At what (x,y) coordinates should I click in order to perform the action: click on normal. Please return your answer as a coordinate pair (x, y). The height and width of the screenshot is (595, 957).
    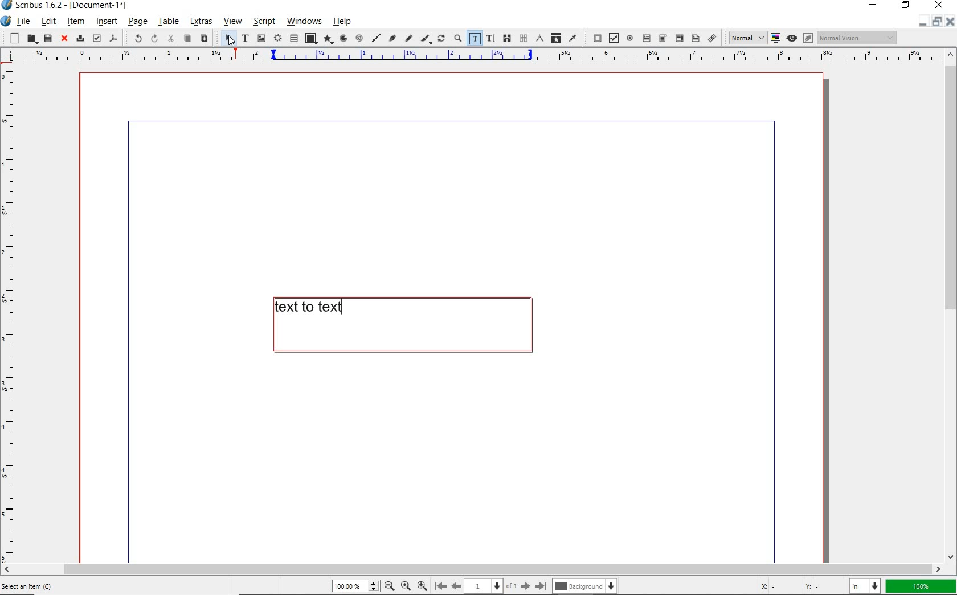
    Looking at the image, I should click on (746, 38).